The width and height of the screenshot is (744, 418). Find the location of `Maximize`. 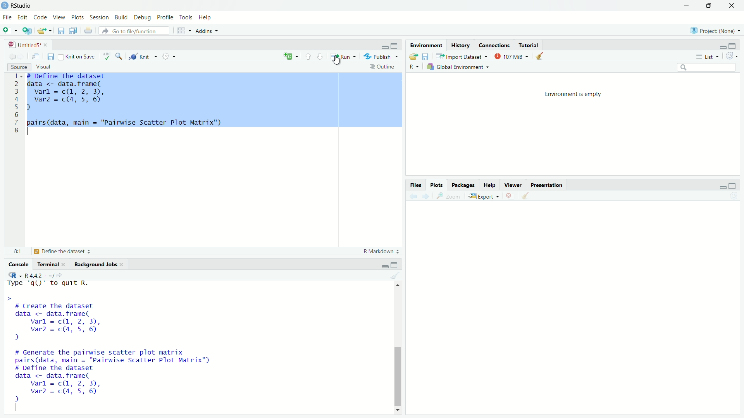

Maximize is located at coordinates (734, 185).